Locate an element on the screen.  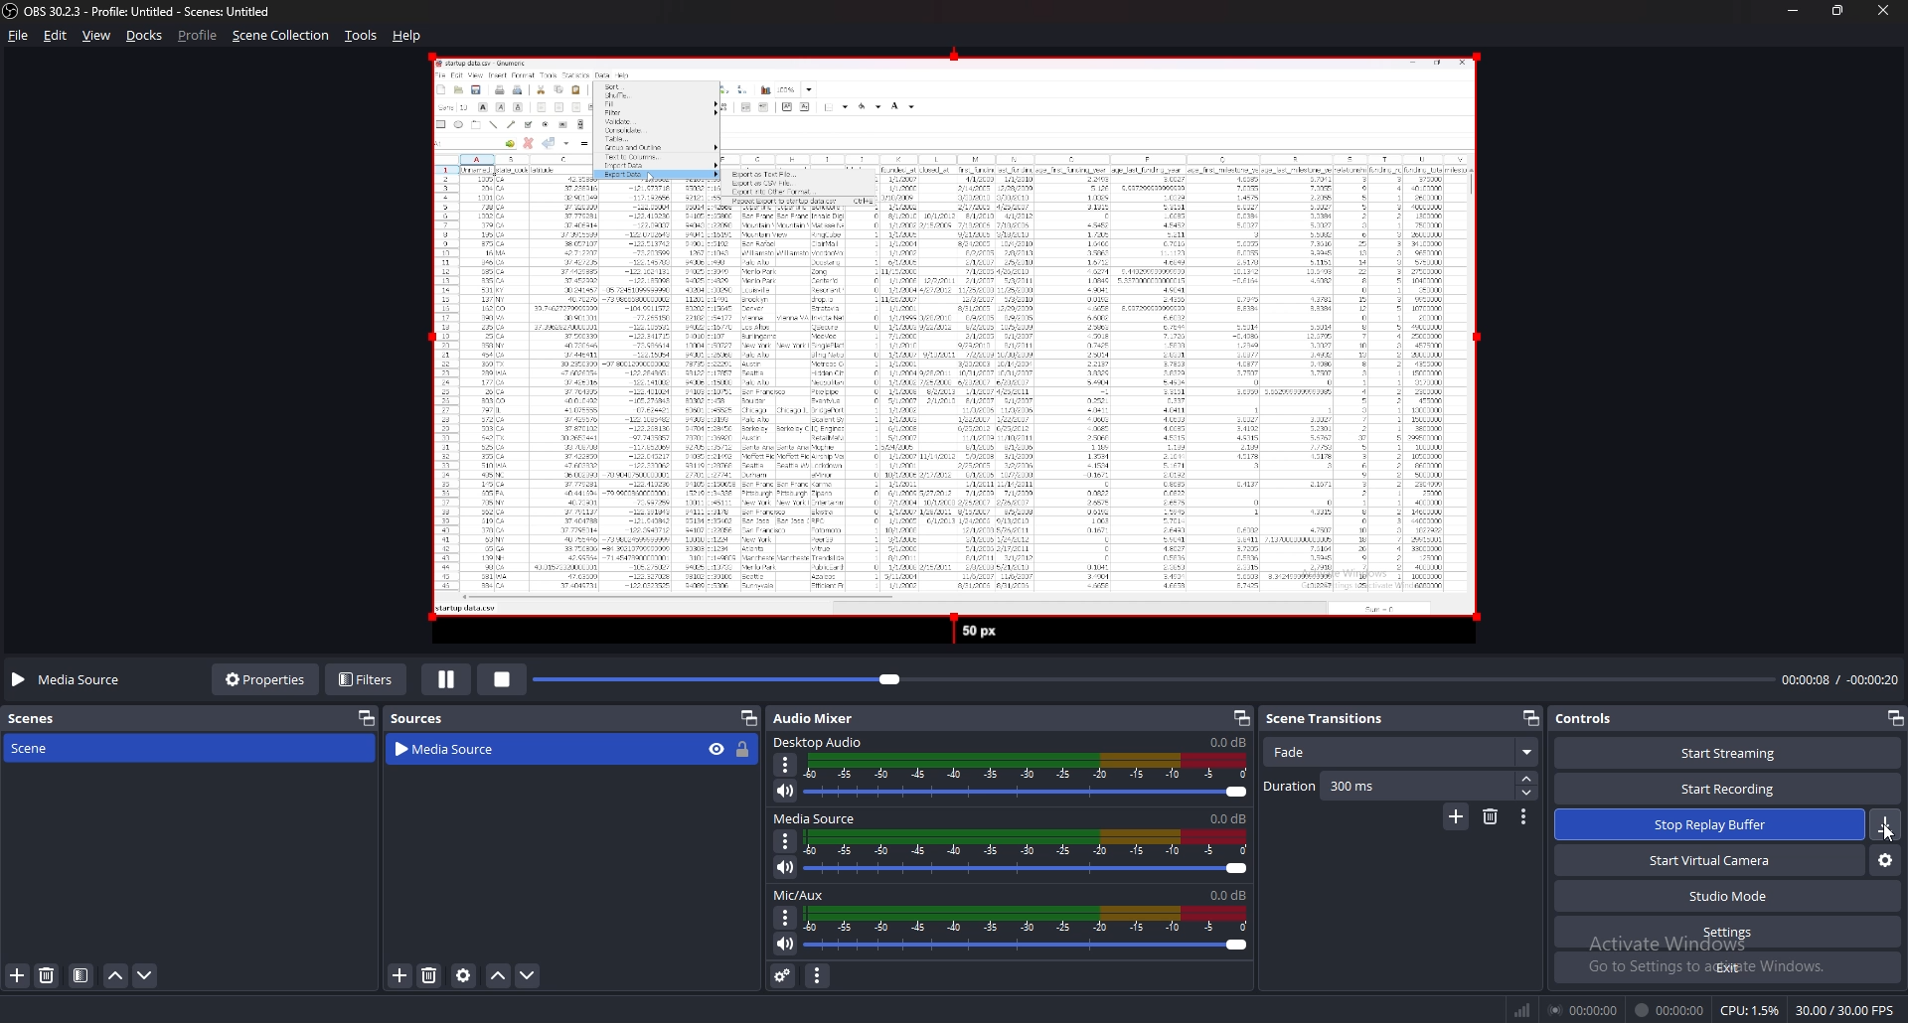
scenes is located at coordinates (43, 720).